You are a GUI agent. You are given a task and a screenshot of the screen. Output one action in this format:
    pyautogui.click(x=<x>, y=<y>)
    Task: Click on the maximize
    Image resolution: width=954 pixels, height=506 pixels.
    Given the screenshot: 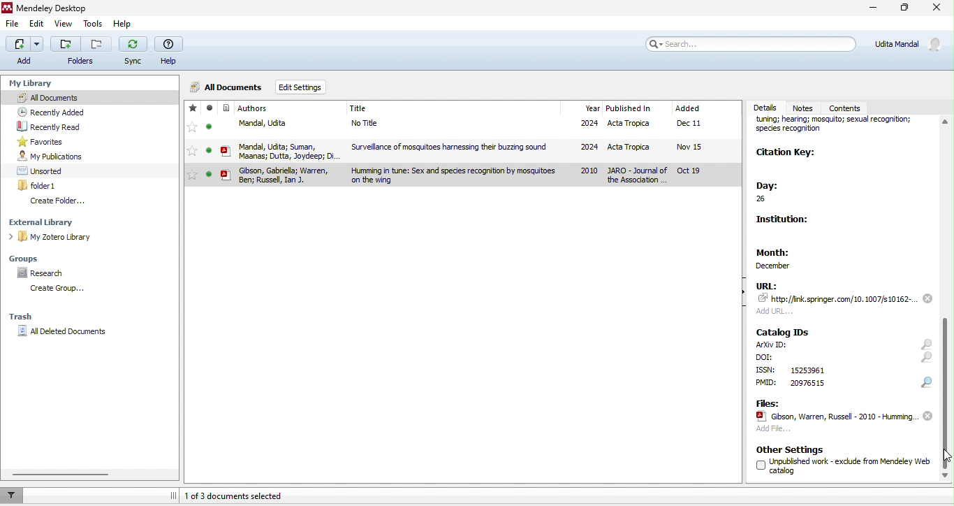 What is the action you would take?
    pyautogui.click(x=904, y=10)
    